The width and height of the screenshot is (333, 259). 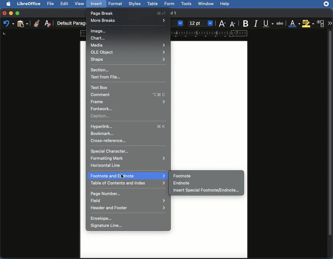 What do you see at coordinates (48, 24) in the screenshot?
I see `Clear direct formatting ` at bounding box center [48, 24].